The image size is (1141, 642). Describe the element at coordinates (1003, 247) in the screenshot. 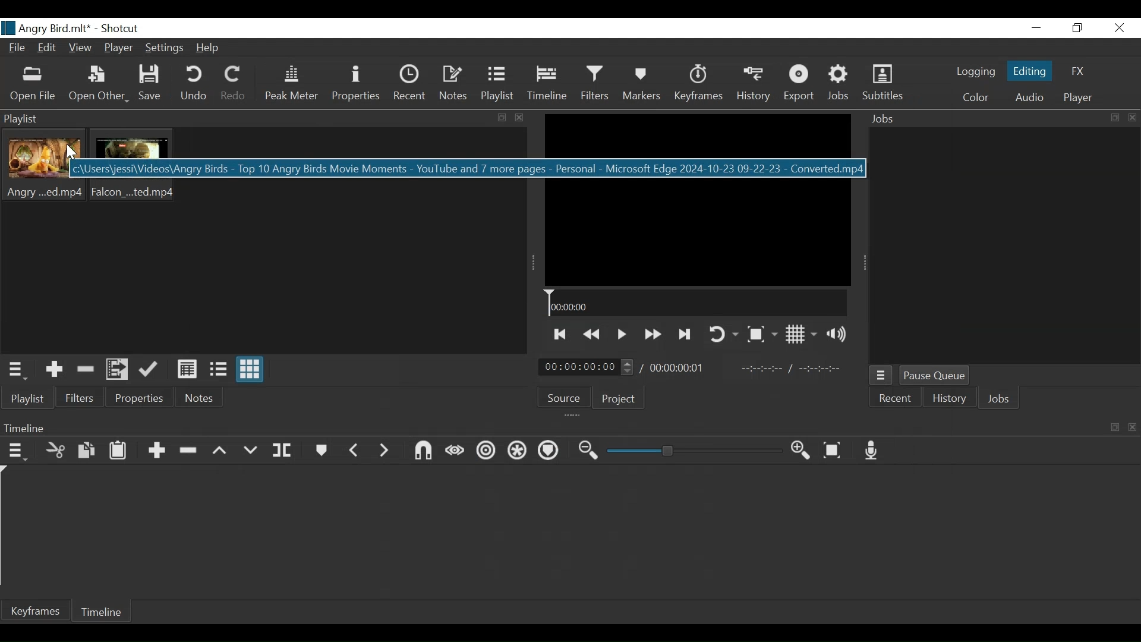

I see `Jobs Panel` at that location.